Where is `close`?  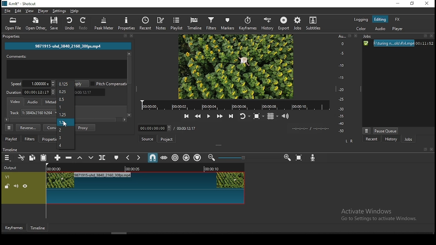 close is located at coordinates (433, 36).